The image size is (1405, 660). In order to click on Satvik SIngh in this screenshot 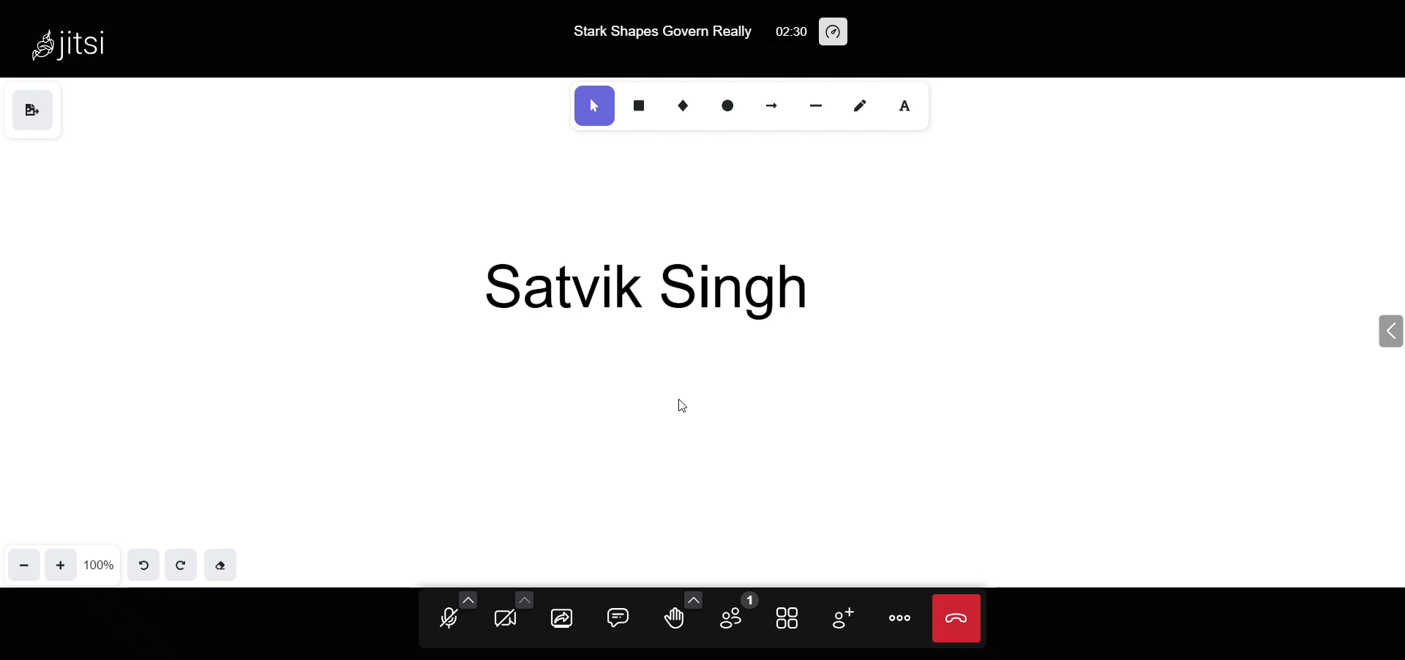, I will do `click(653, 289)`.